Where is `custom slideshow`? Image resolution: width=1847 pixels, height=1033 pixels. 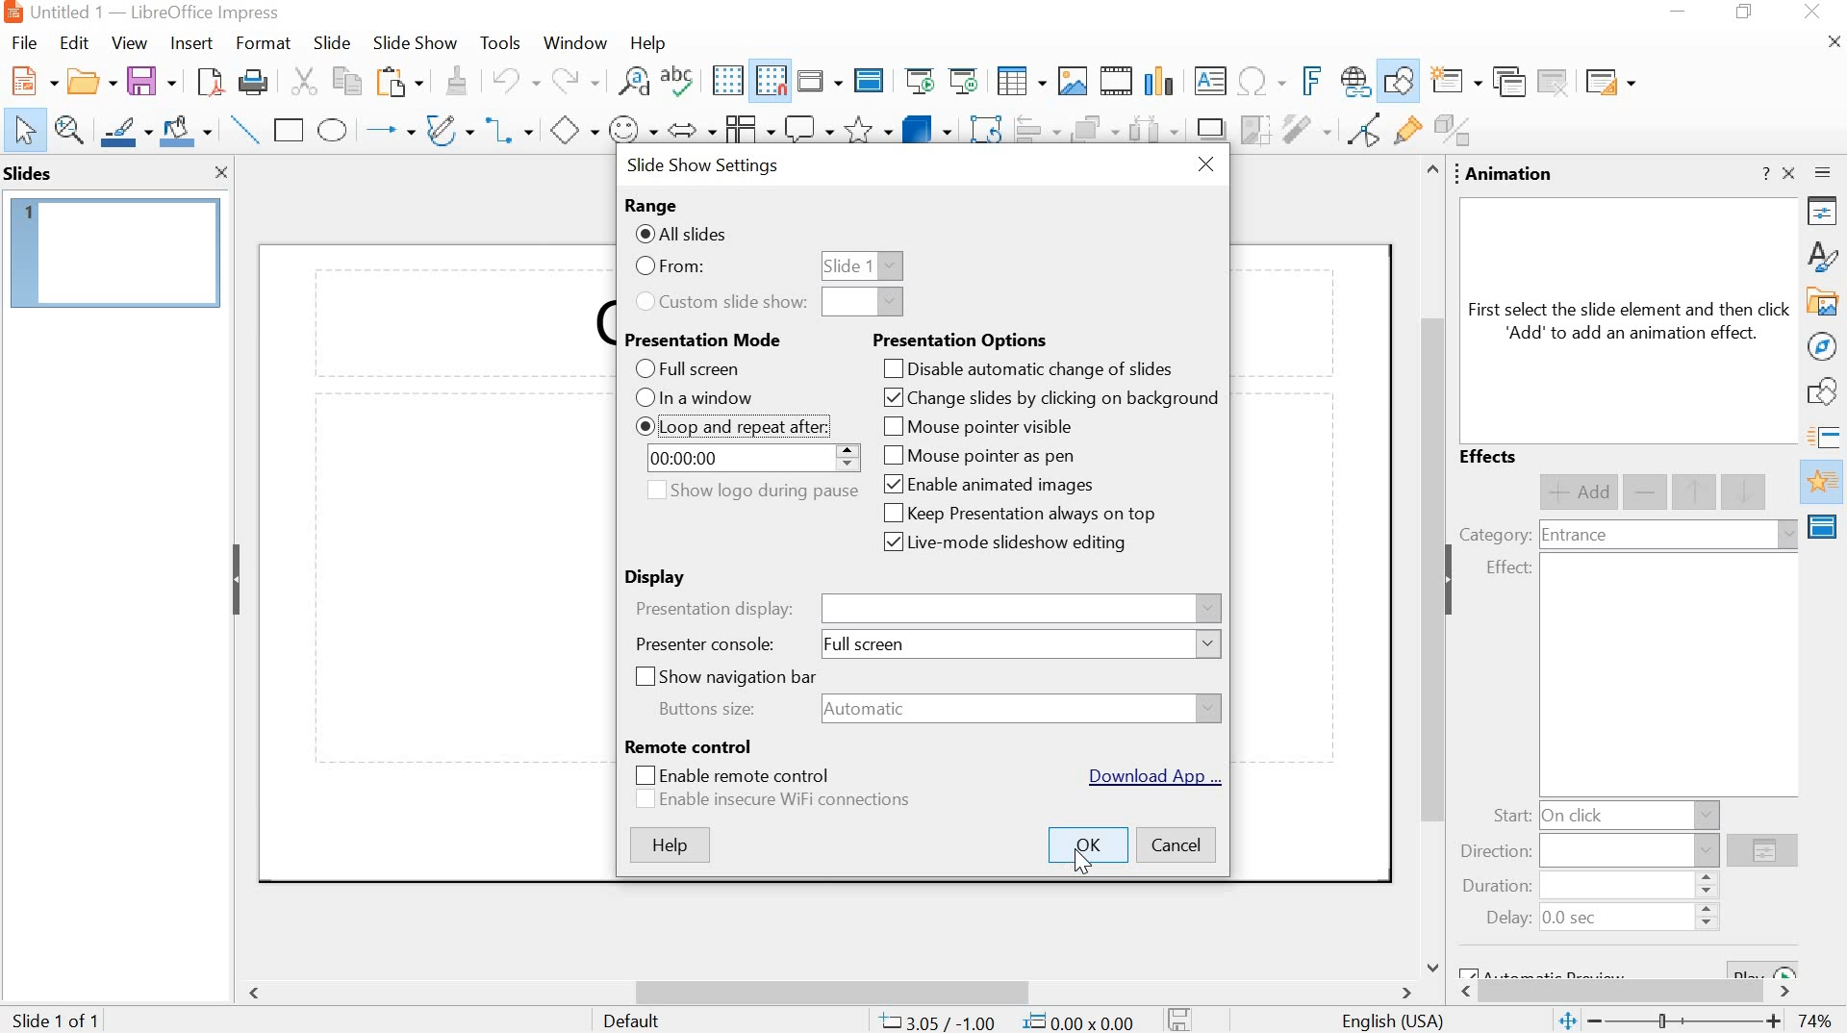 custom slideshow is located at coordinates (722, 303).